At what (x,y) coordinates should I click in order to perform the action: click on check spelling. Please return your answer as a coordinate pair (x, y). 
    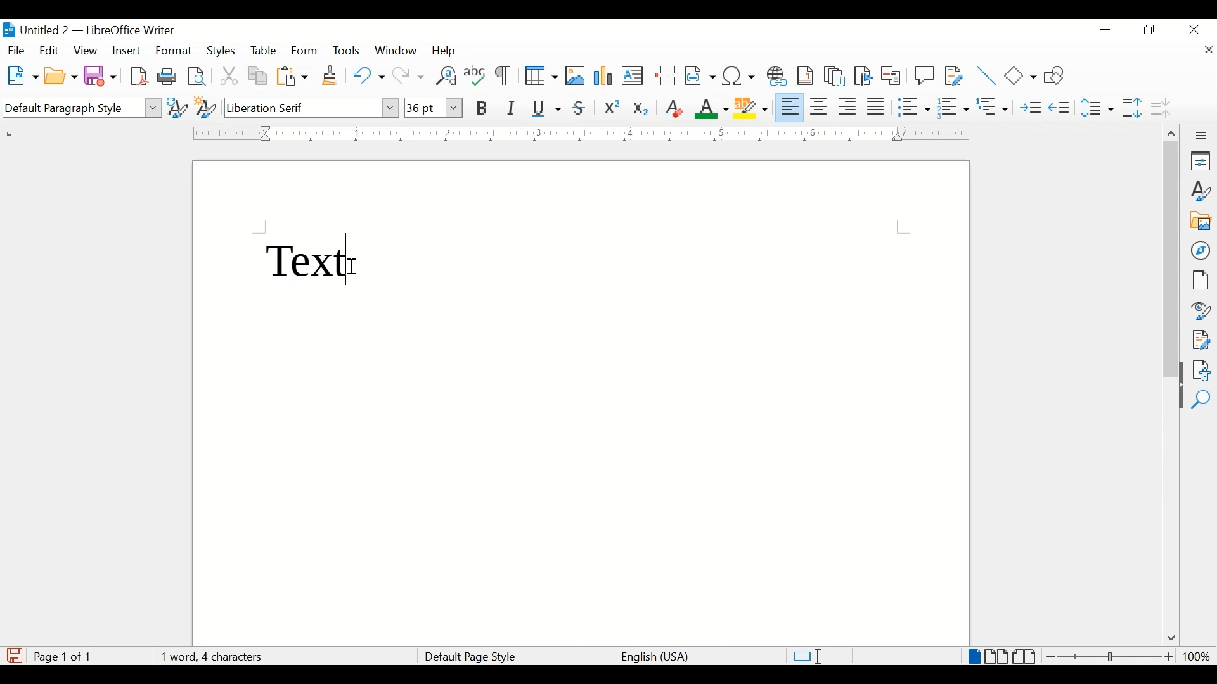
    Looking at the image, I should click on (475, 75).